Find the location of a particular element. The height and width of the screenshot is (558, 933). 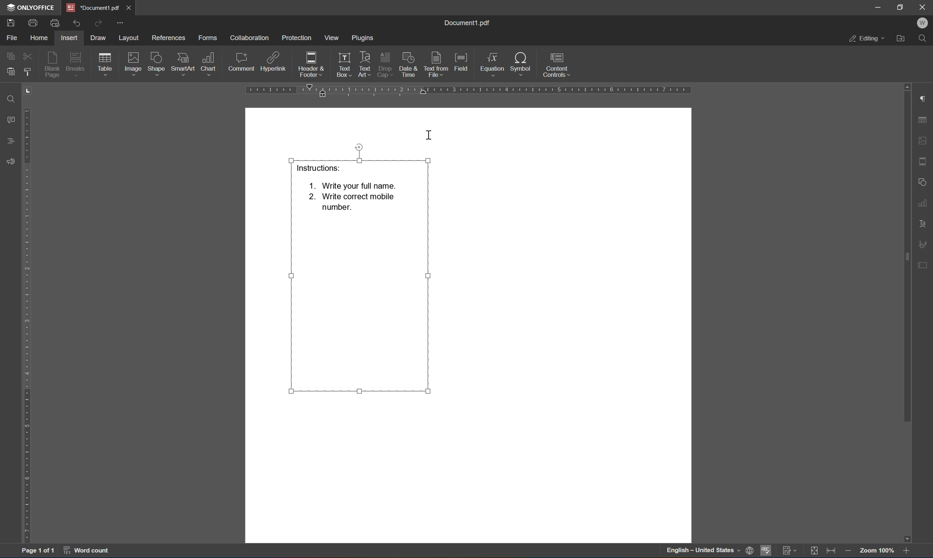

header and footer is located at coordinates (312, 65).